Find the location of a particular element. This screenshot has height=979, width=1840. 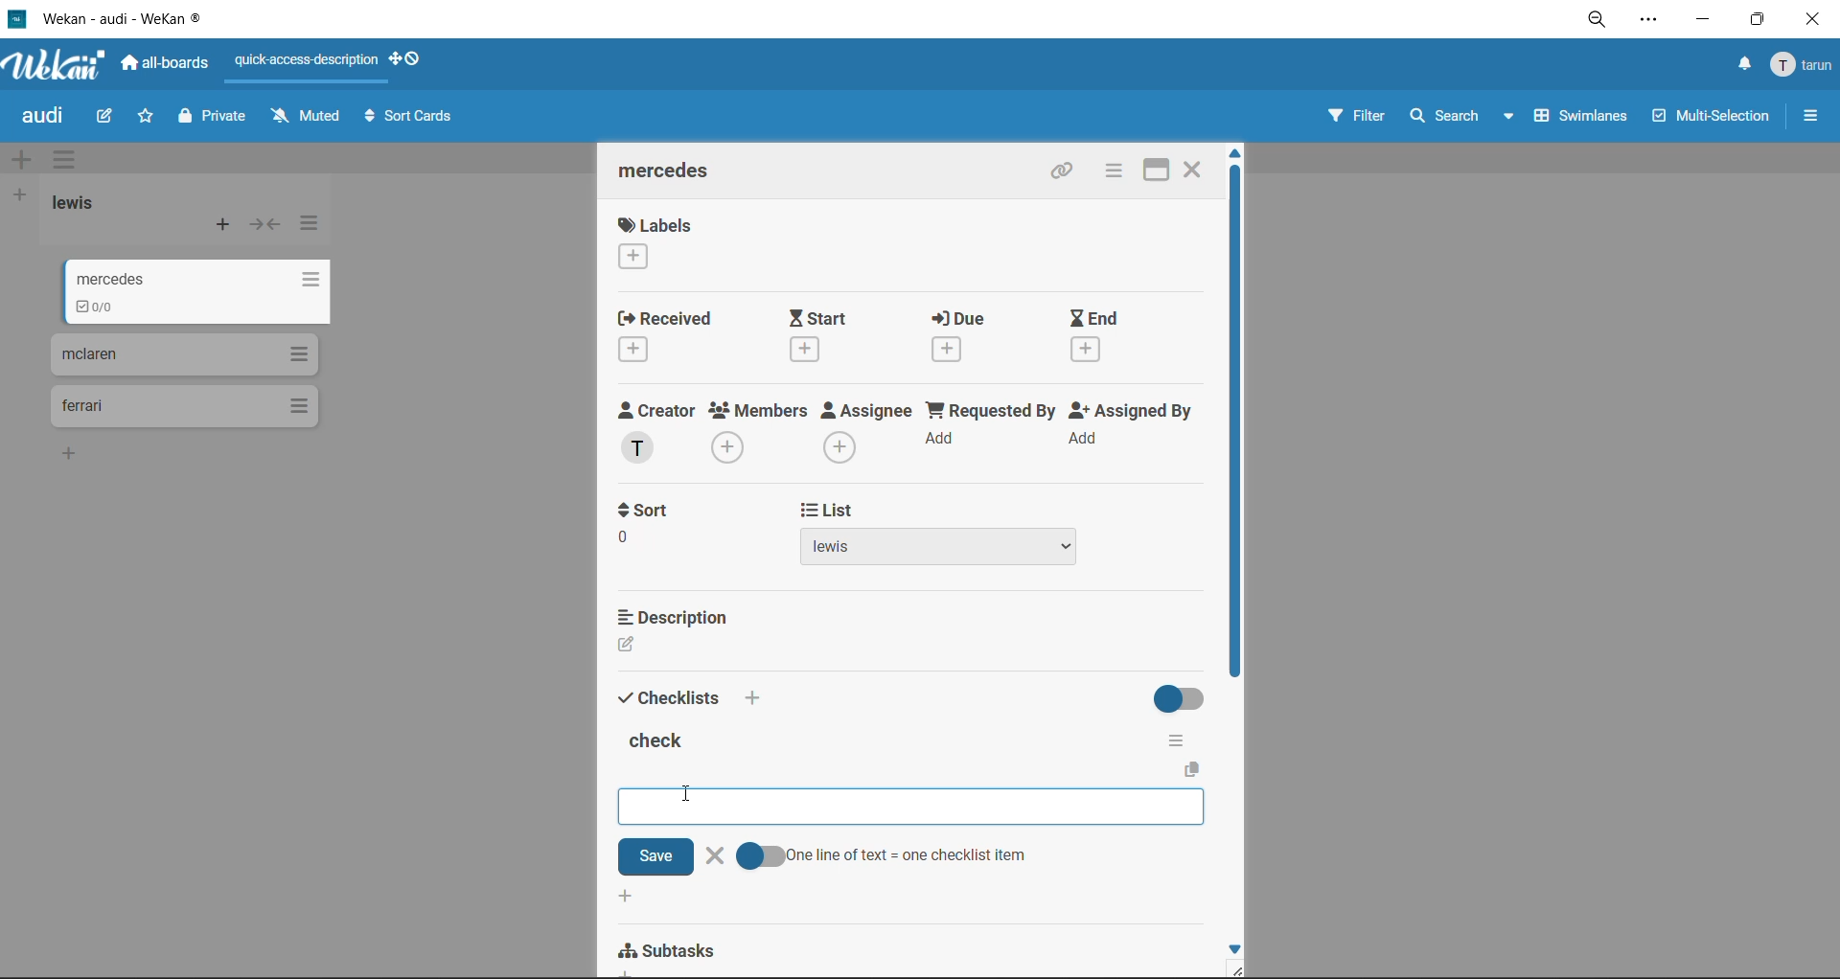

one line of text = one checklist items is located at coordinates (890, 855).